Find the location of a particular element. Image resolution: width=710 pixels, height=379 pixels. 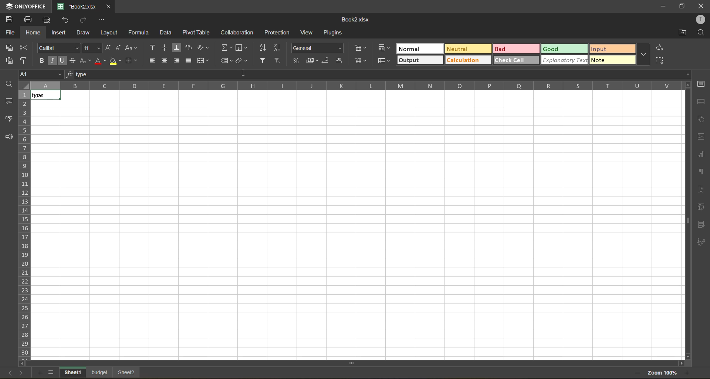

formula is located at coordinates (142, 33).